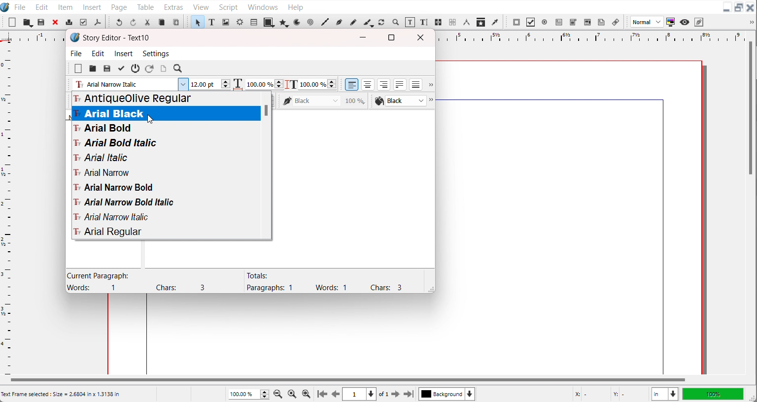  Describe the element at coordinates (430, 85) in the screenshot. I see `Drop down box` at that location.